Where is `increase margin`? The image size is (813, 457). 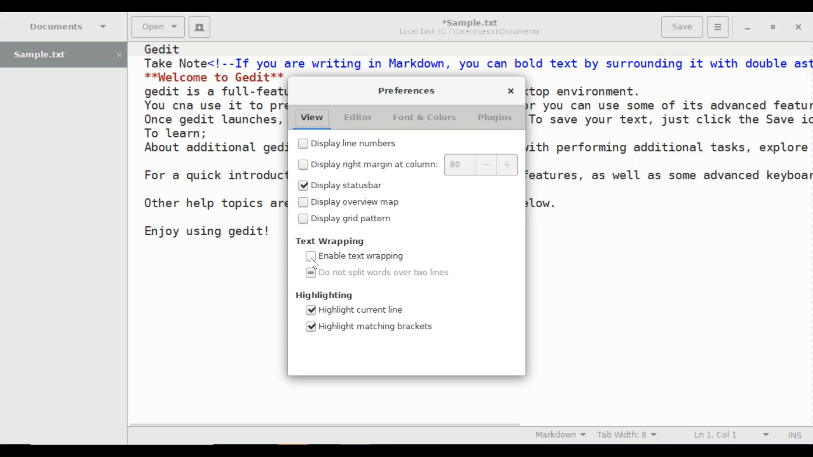 increase margin is located at coordinates (509, 164).